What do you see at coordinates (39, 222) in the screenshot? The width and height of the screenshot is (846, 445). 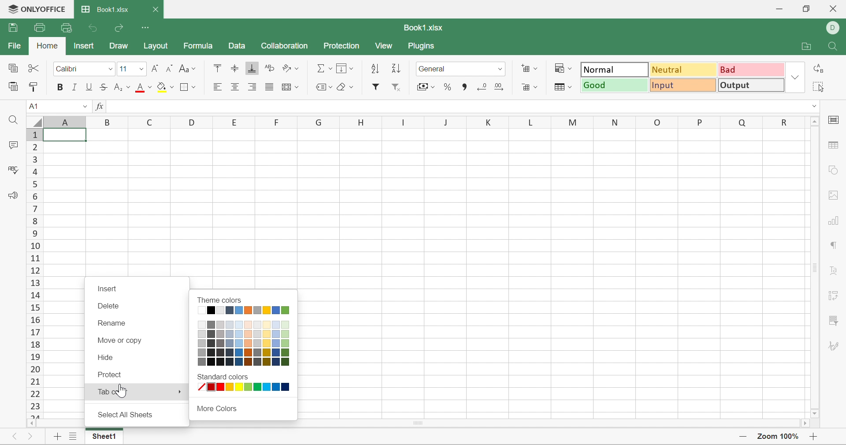 I see `8` at bounding box center [39, 222].